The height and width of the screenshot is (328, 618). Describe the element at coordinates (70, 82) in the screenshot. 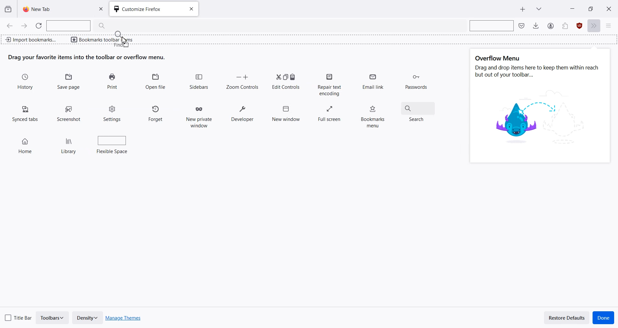

I see `Save Page` at that location.